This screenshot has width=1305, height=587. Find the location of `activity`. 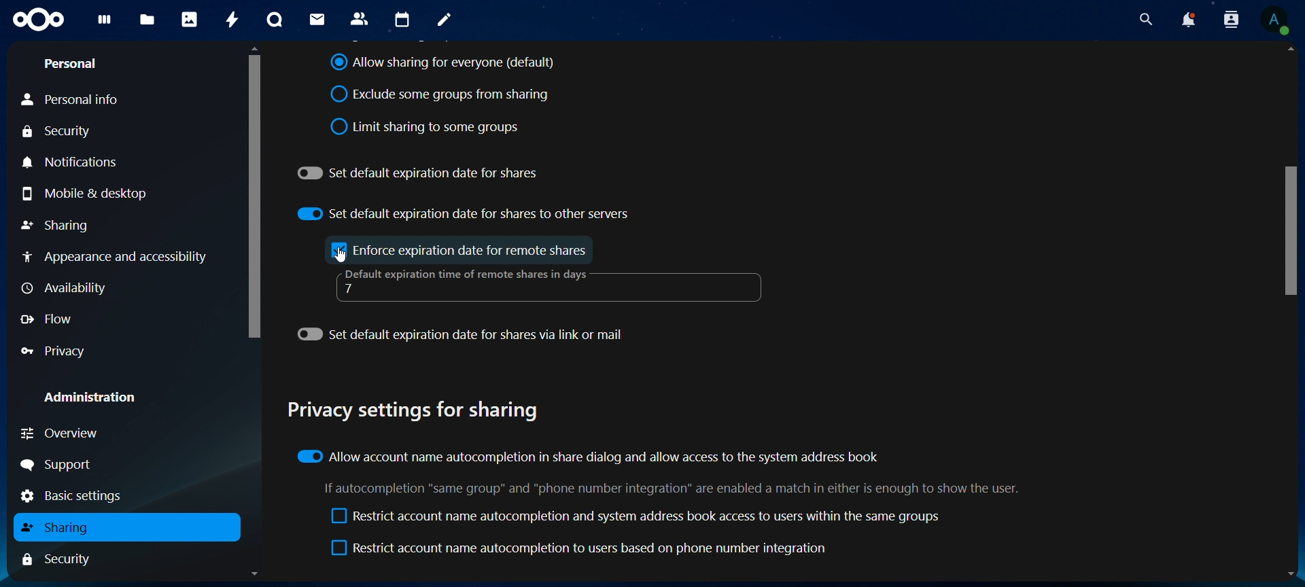

activity is located at coordinates (233, 21).